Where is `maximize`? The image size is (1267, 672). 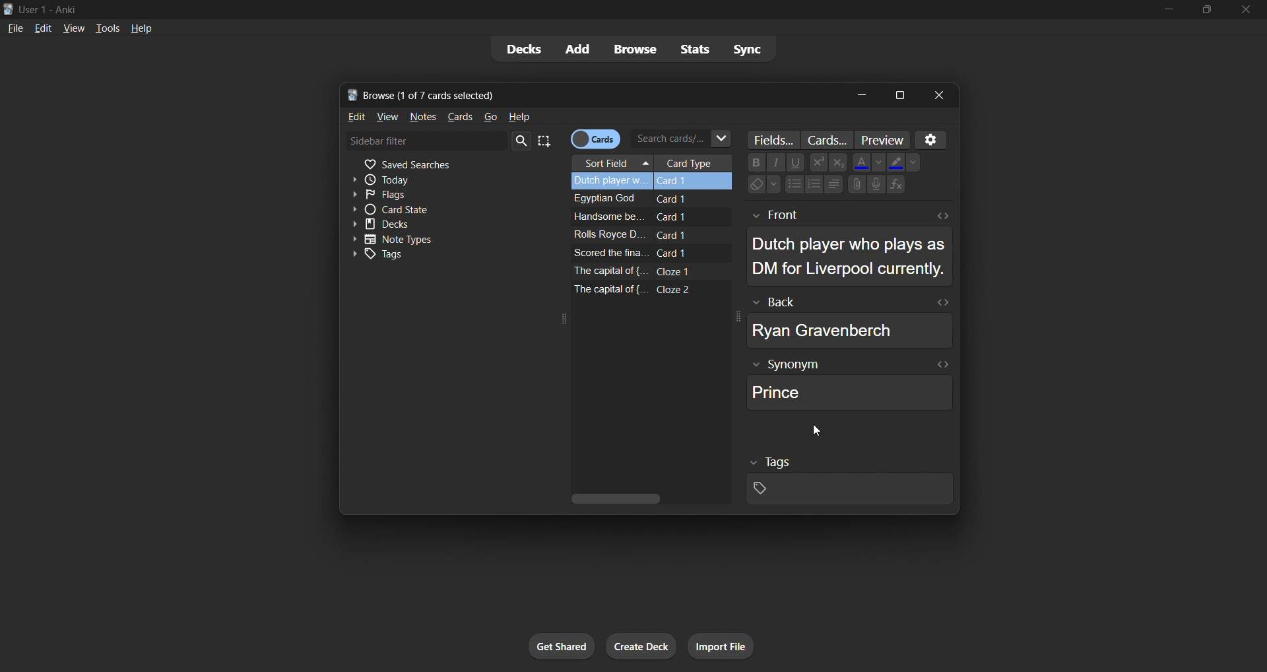
maximize is located at coordinates (899, 96).